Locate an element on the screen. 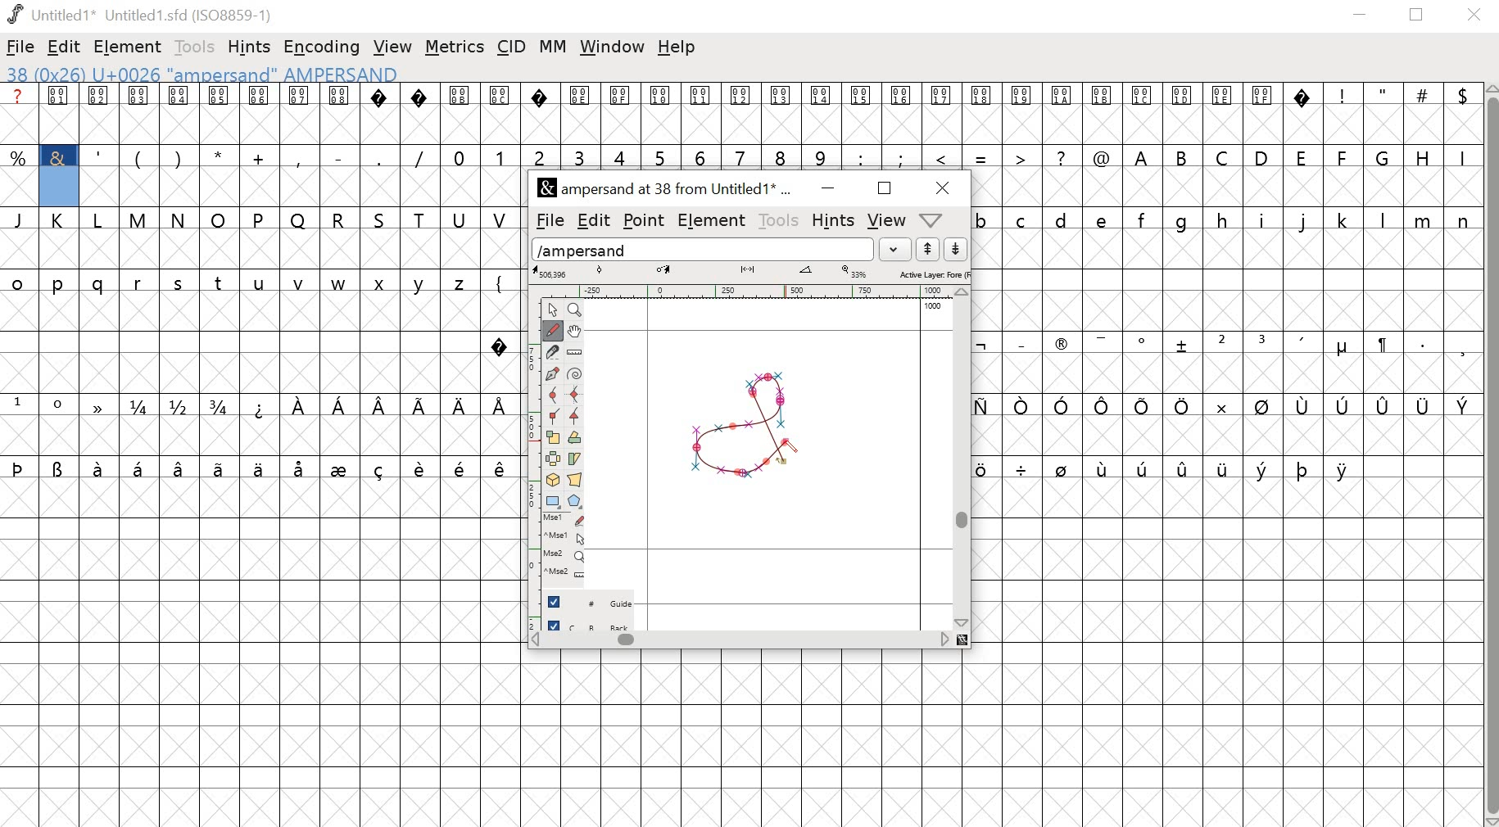  001D is located at coordinates (1183, 114).